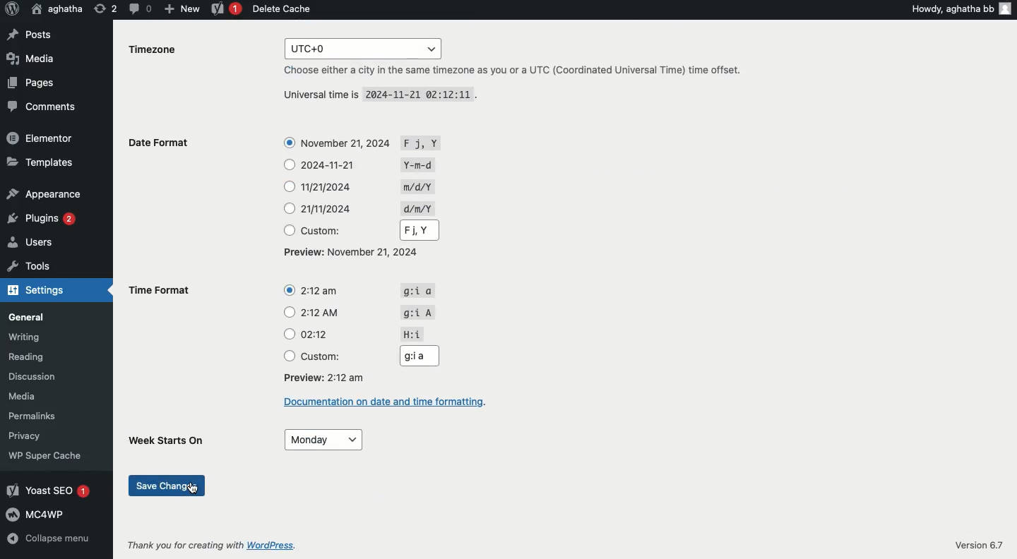 The image size is (1017, 559). I want to click on Version 6.7, so click(977, 542).